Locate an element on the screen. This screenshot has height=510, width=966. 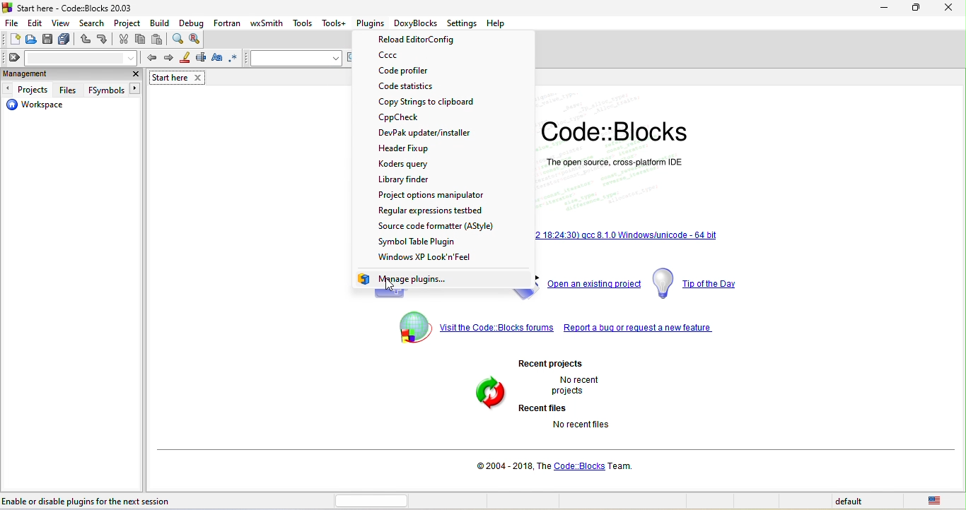
save everything is located at coordinates (66, 40).